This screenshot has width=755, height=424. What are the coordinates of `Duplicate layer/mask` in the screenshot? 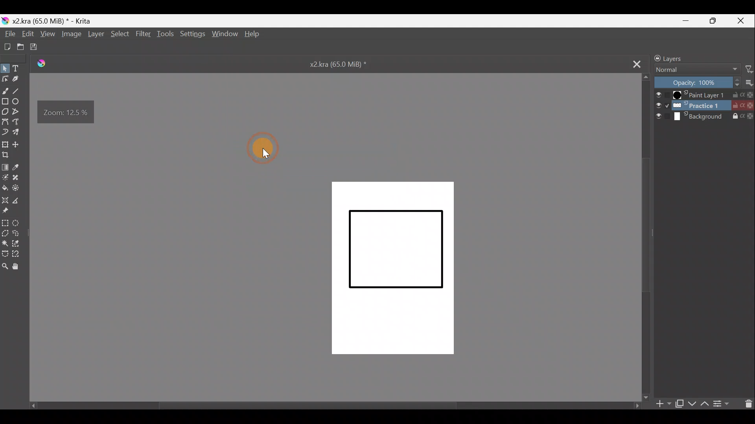 It's located at (680, 405).